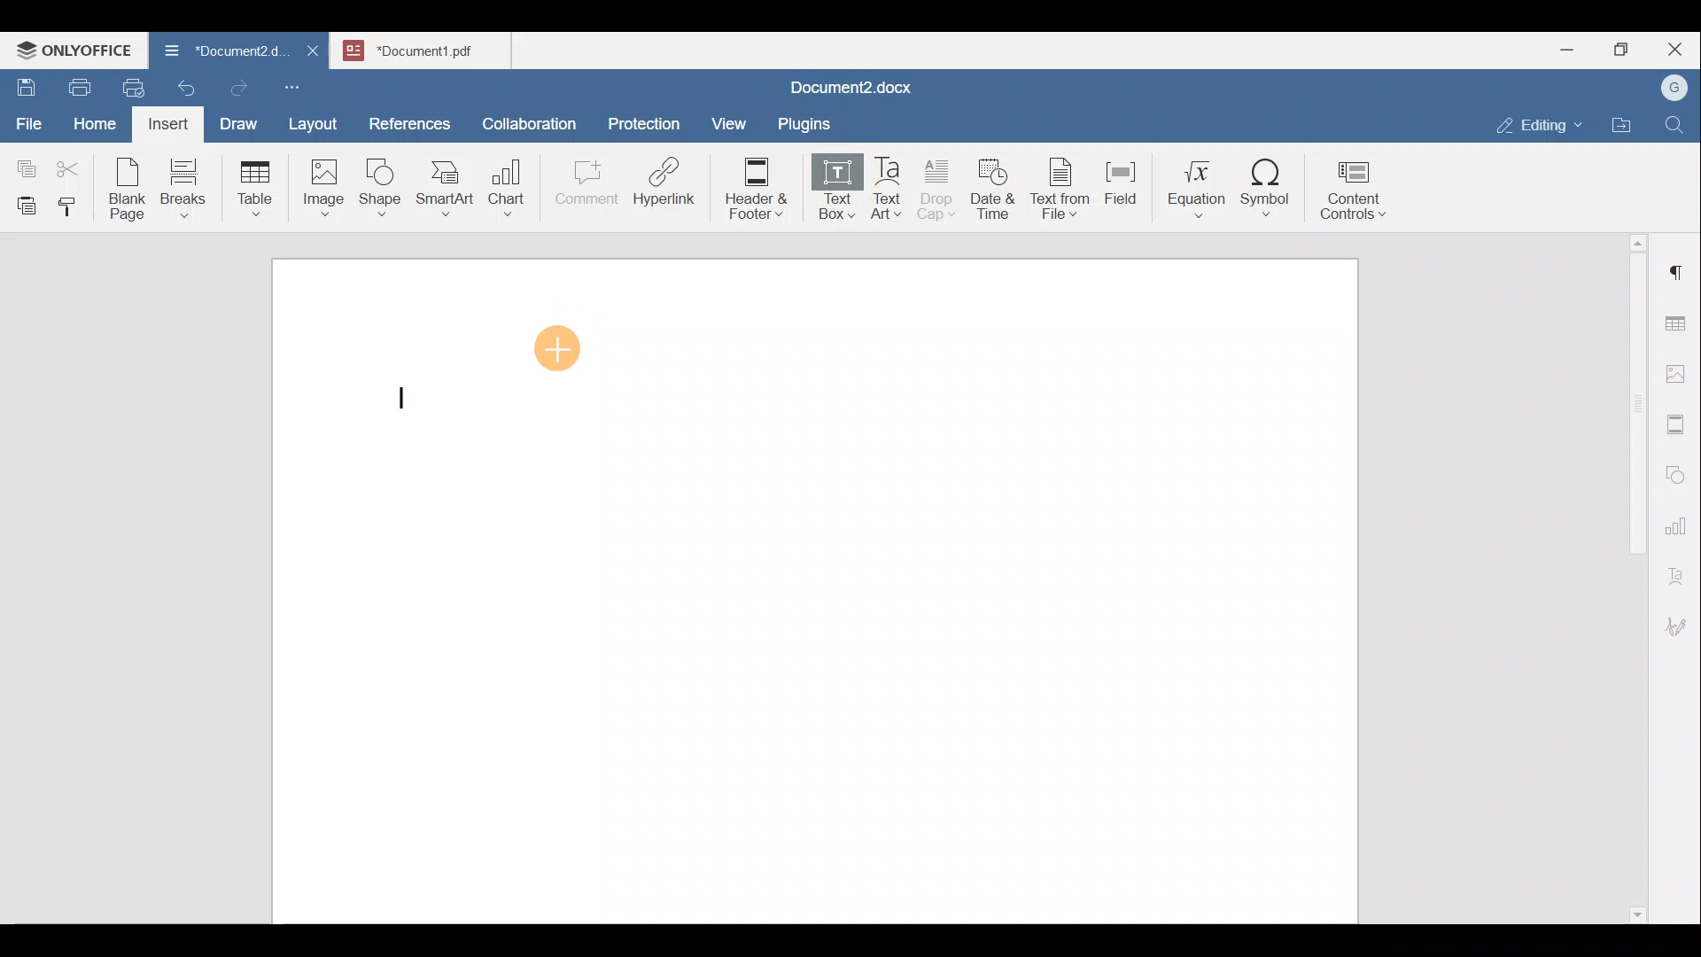 This screenshot has width=1701, height=957. Describe the element at coordinates (183, 85) in the screenshot. I see `Undo` at that location.